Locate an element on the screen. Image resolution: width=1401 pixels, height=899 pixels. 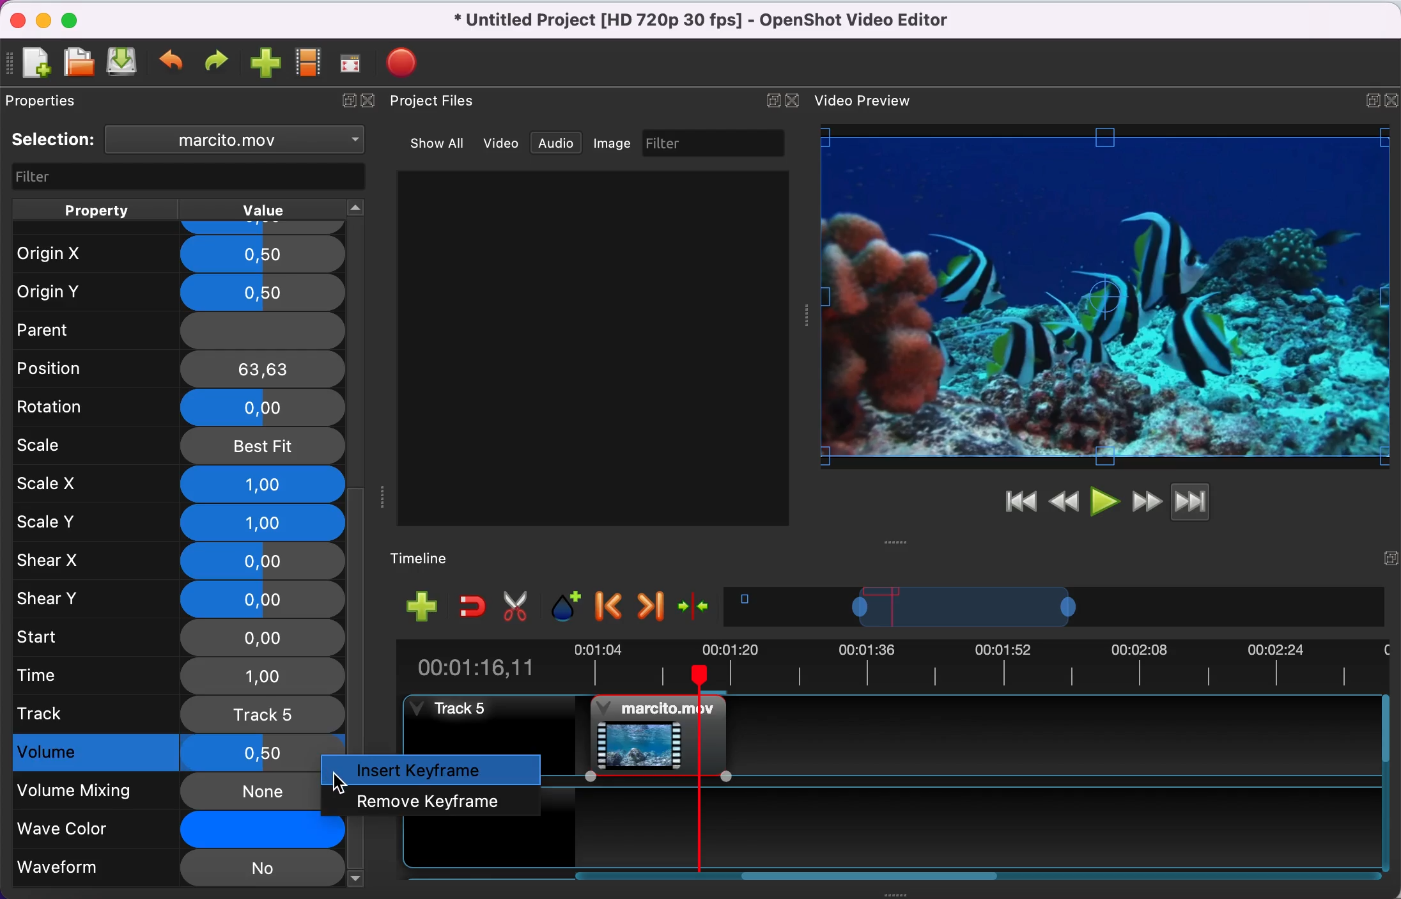
show all is located at coordinates (431, 141).